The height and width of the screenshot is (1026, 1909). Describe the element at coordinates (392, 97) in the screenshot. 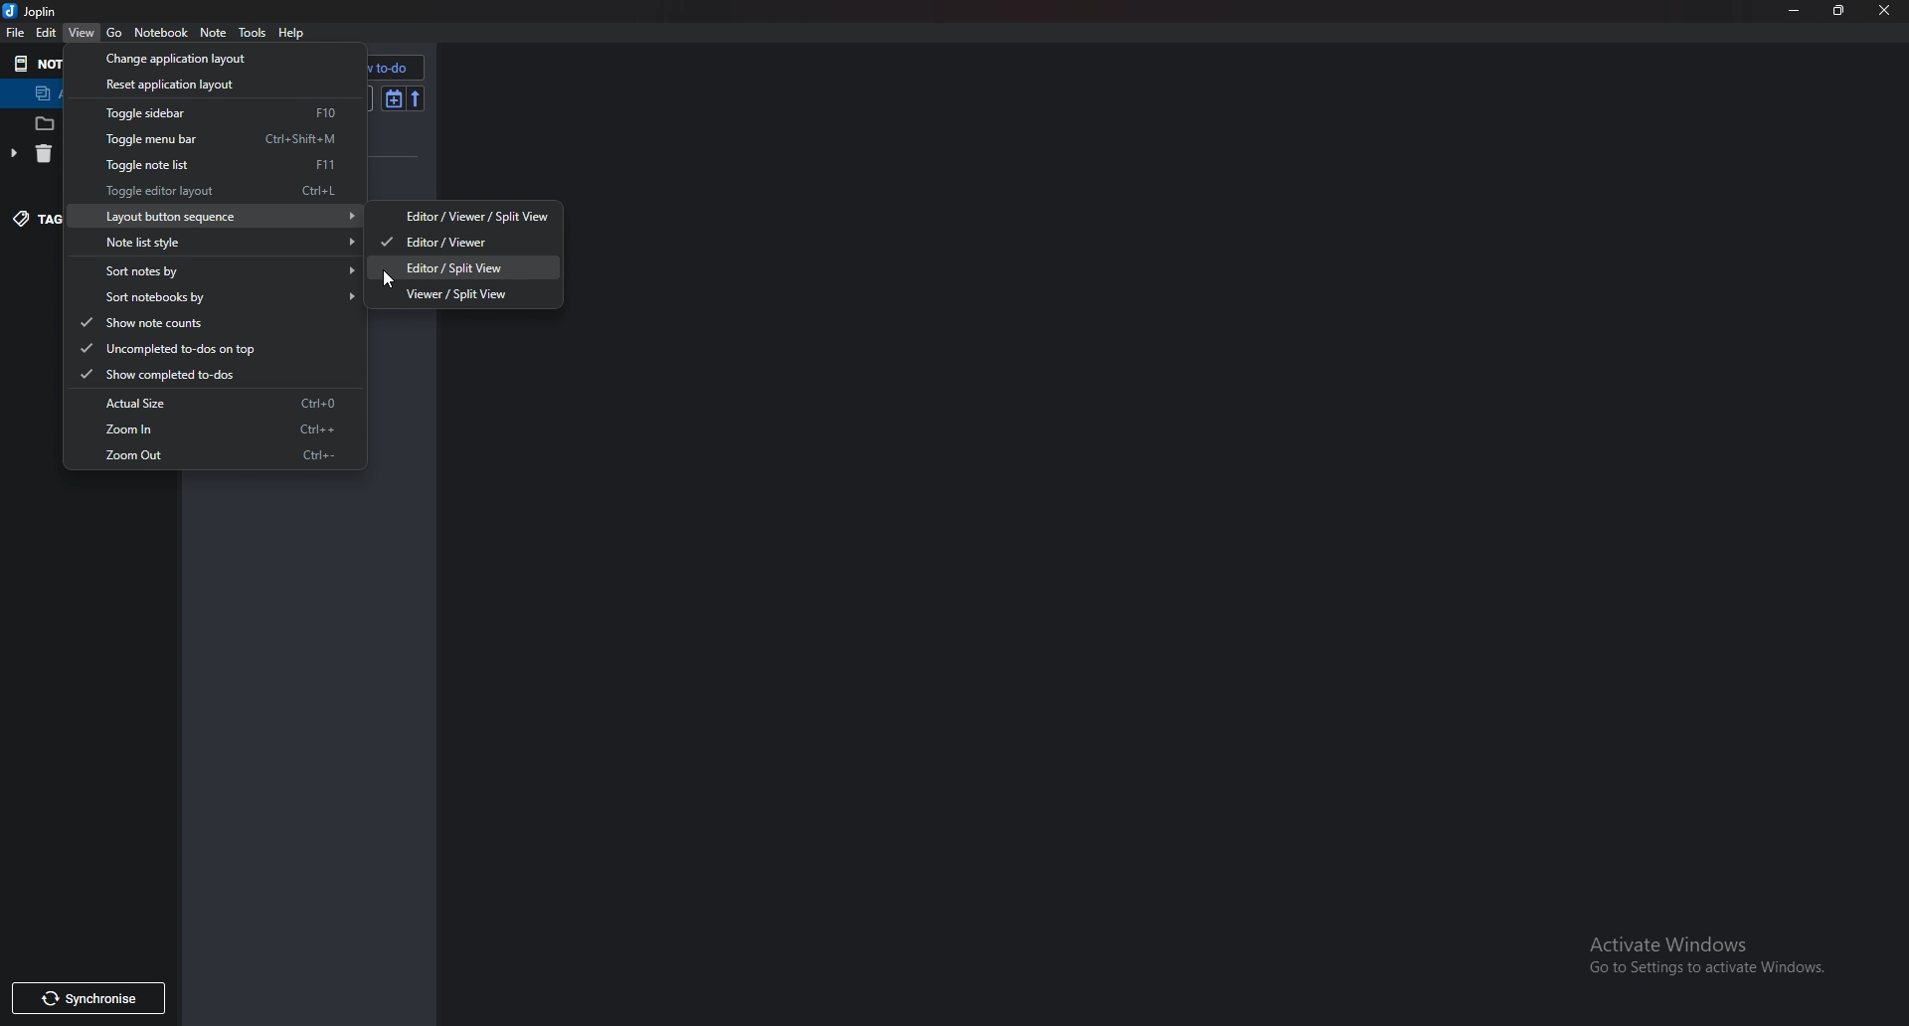

I see `Toggle sort order` at that location.